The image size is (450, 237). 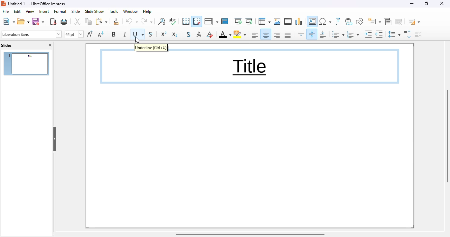 What do you see at coordinates (132, 21) in the screenshot?
I see `undo` at bounding box center [132, 21].